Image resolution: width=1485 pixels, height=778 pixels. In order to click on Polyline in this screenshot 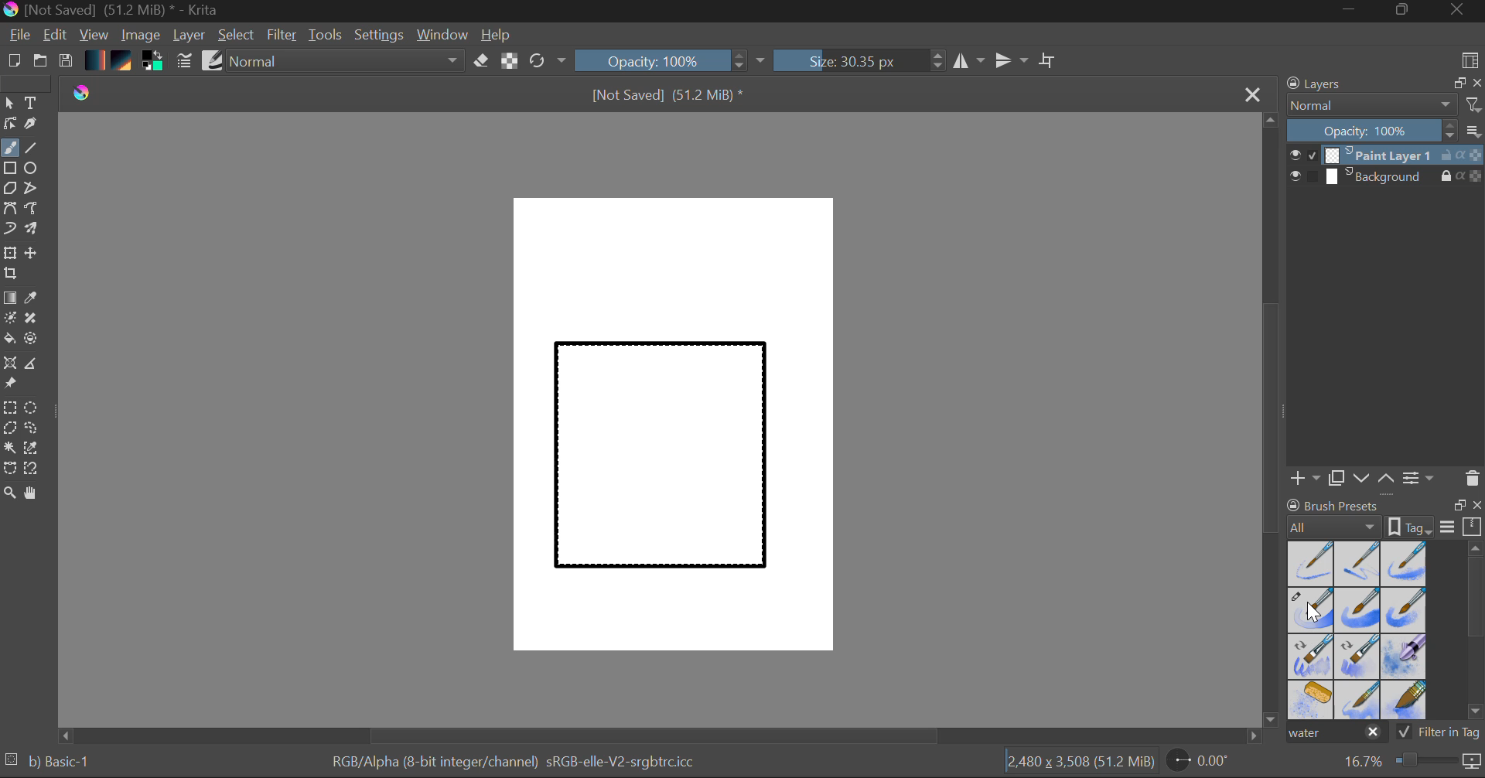, I will do `click(32, 189)`.